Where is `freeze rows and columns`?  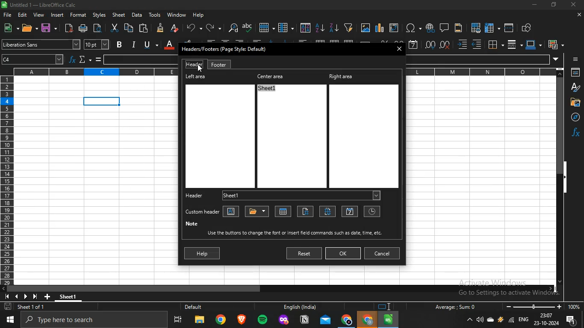 freeze rows and columns is located at coordinates (490, 27).